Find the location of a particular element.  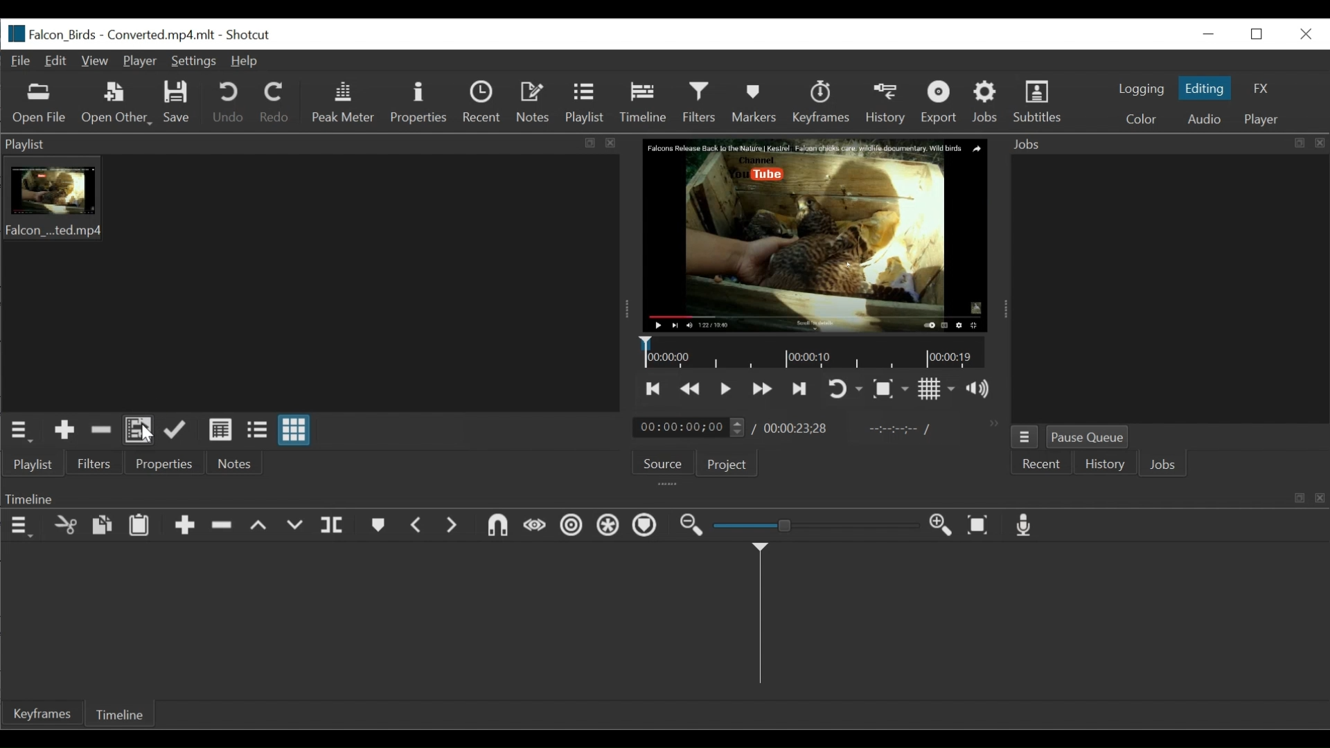

Timeline is located at coordinates (643, 103).